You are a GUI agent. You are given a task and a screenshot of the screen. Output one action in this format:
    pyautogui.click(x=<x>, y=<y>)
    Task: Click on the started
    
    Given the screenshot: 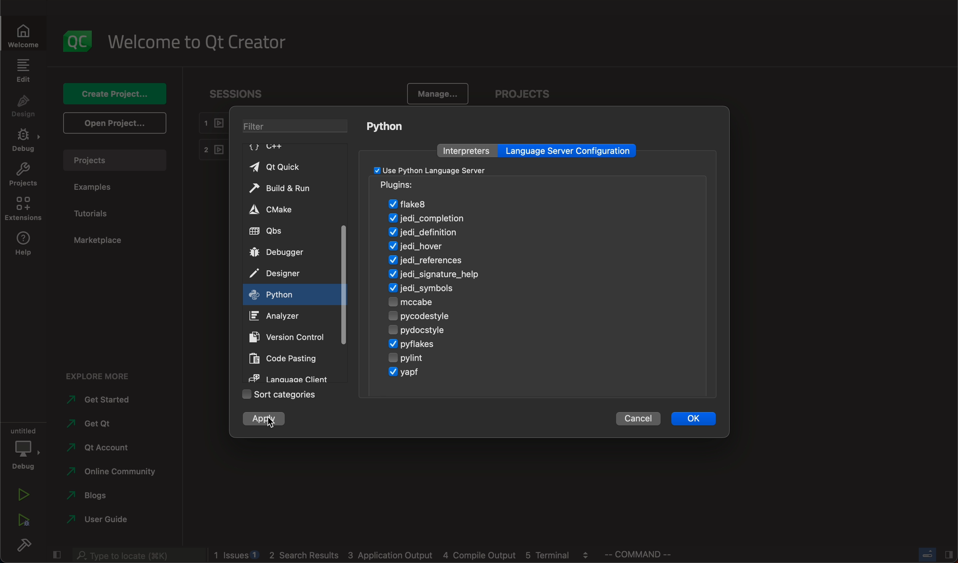 What is the action you would take?
    pyautogui.click(x=103, y=401)
    